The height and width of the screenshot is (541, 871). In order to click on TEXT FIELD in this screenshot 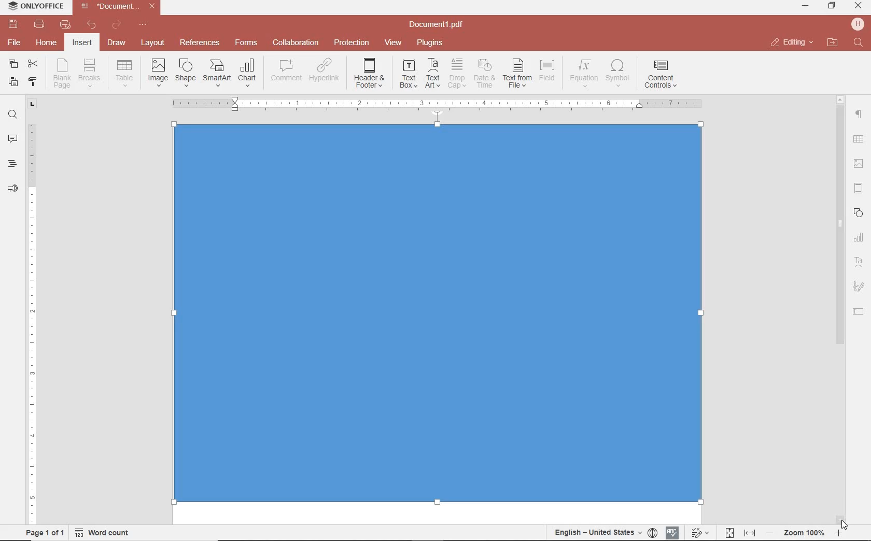, I will do `click(859, 311)`.